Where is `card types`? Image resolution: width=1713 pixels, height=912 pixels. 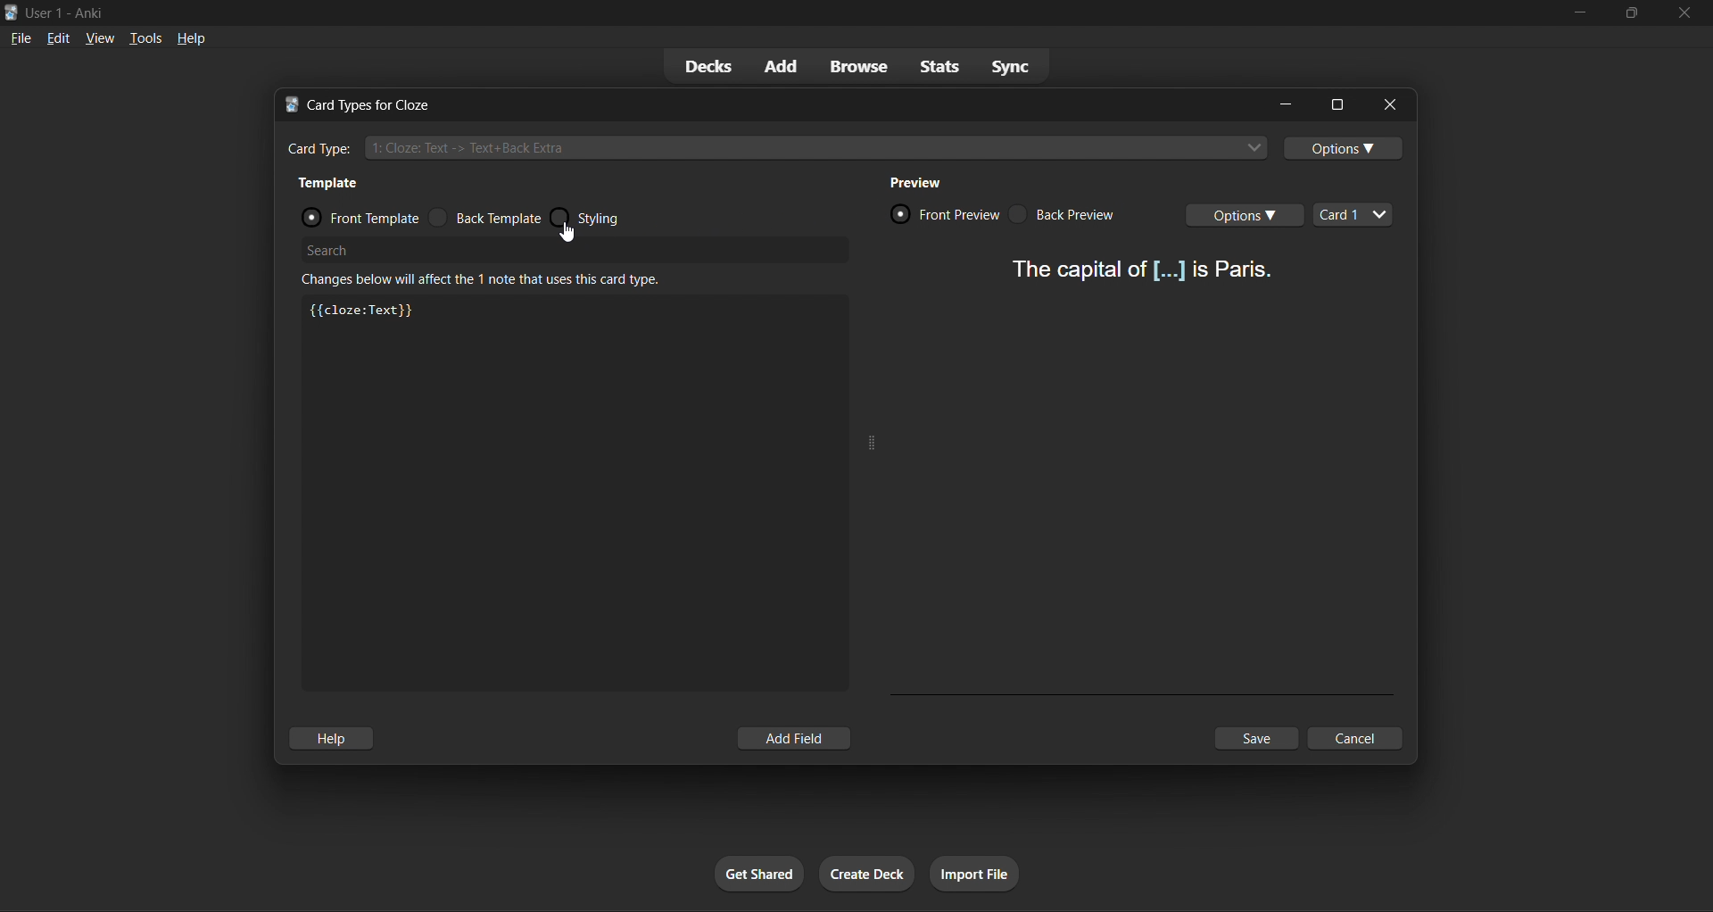 card types is located at coordinates (1353, 213).